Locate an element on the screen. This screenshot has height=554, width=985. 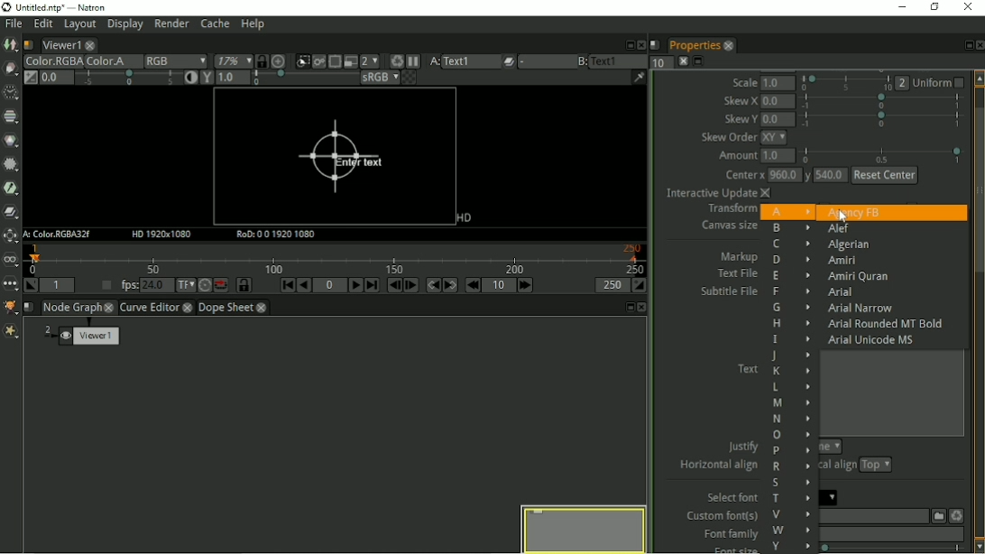
Frame increment is located at coordinates (500, 285).